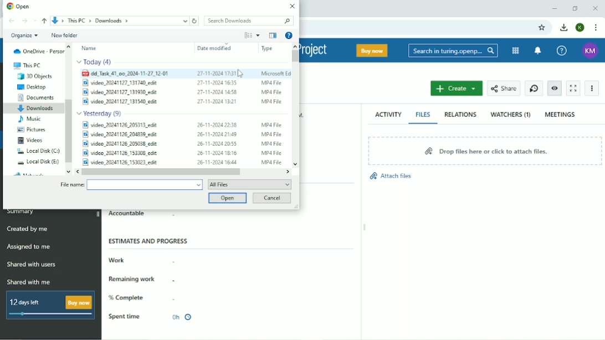  I want to click on Activate zen mode, so click(573, 88).